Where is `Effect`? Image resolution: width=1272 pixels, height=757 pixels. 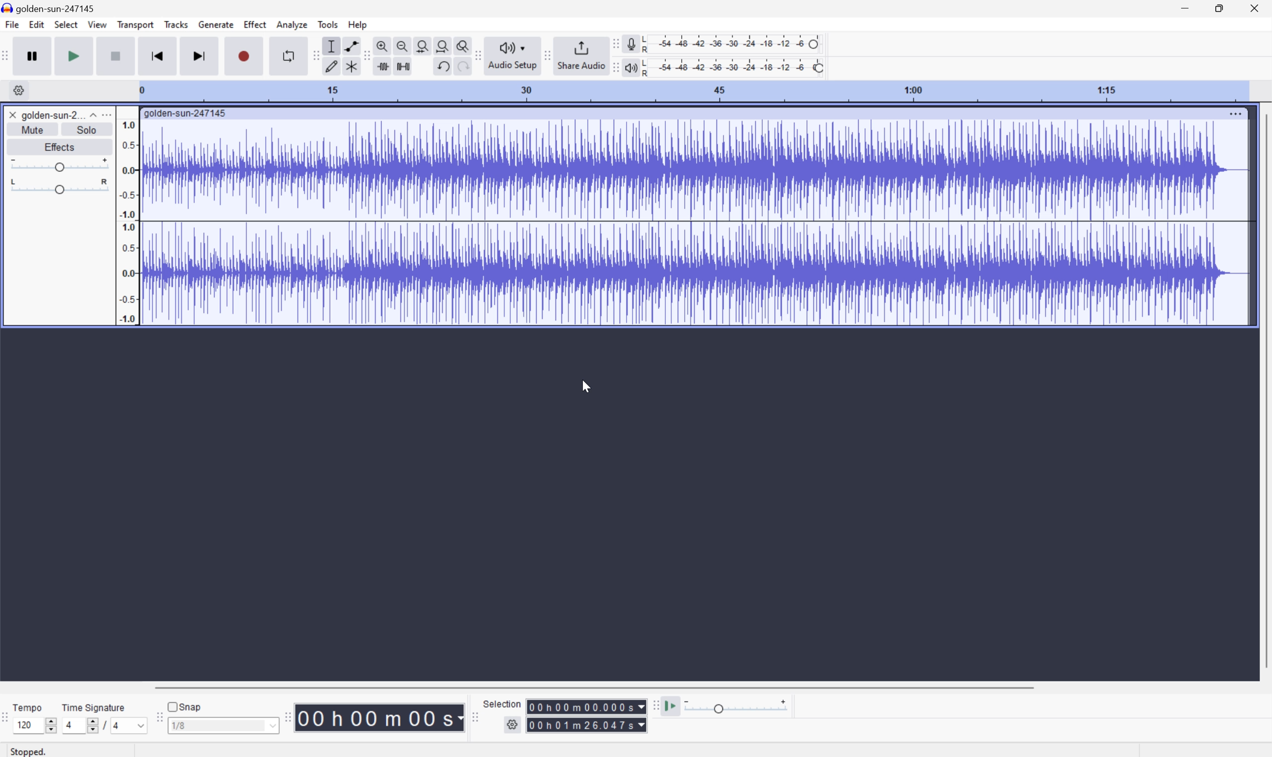 Effect is located at coordinates (255, 23).